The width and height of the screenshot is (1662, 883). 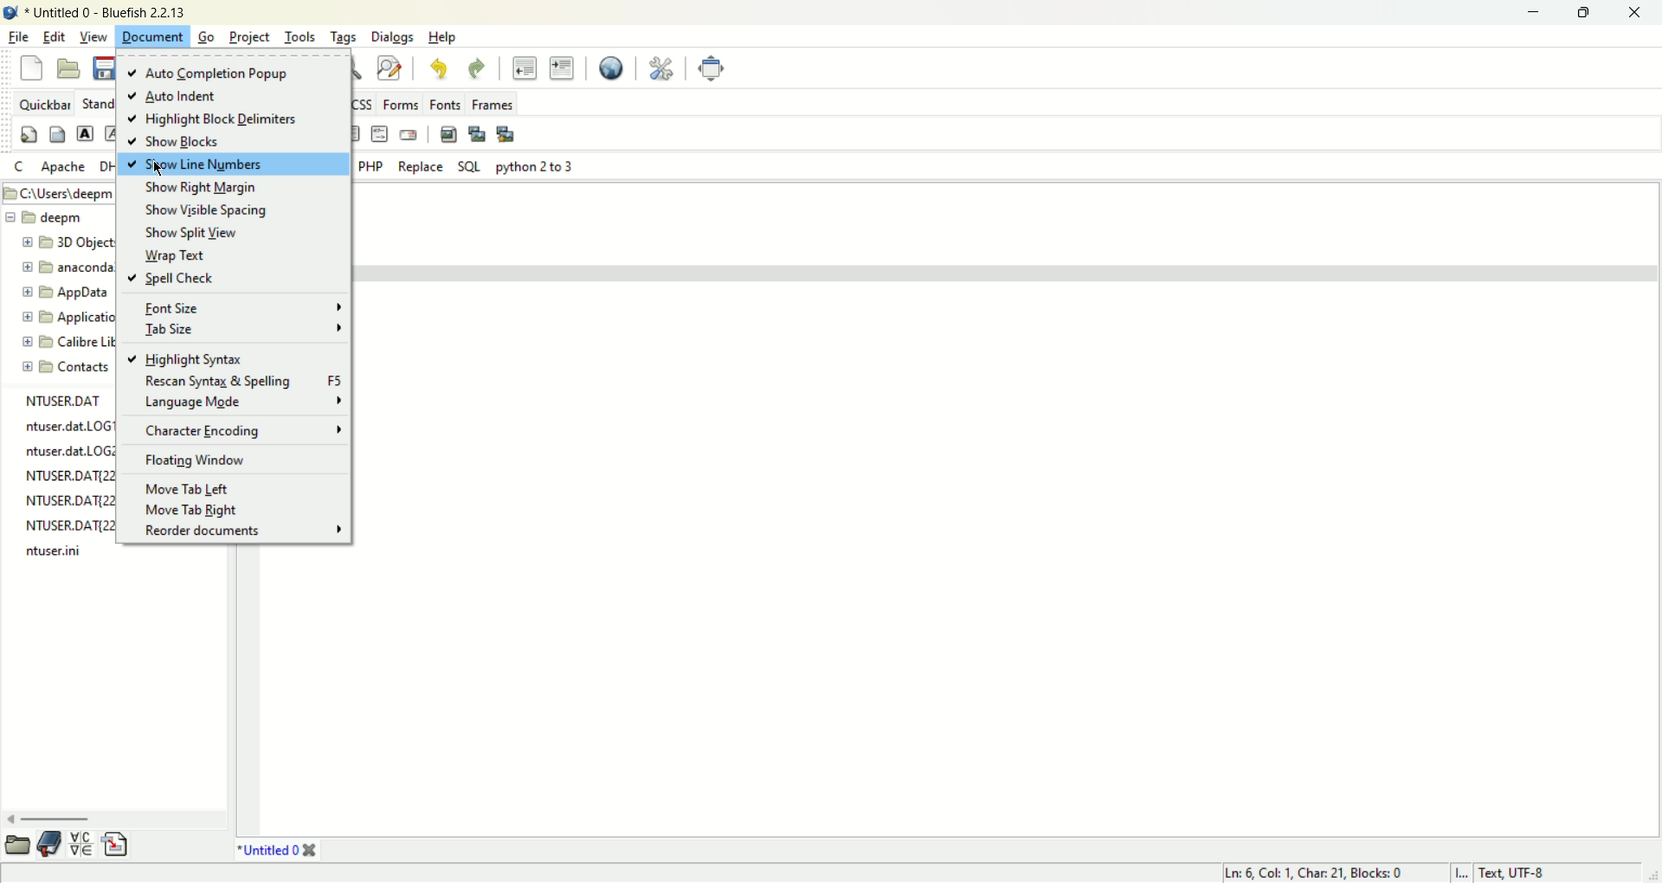 What do you see at coordinates (524, 67) in the screenshot?
I see `unindent` at bounding box center [524, 67].